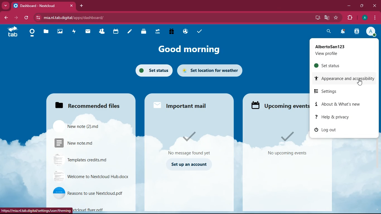  What do you see at coordinates (185, 31) in the screenshot?
I see `public` at bounding box center [185, 31].